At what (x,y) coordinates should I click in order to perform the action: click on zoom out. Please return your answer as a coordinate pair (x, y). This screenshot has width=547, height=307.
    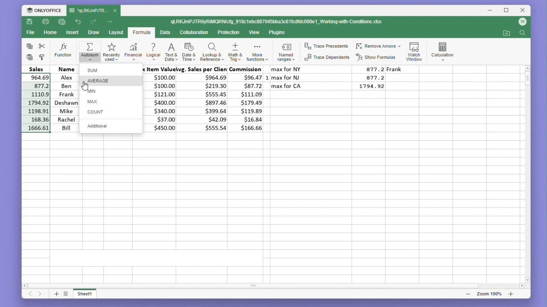
    Looking at the image, I should click on (469, 294).